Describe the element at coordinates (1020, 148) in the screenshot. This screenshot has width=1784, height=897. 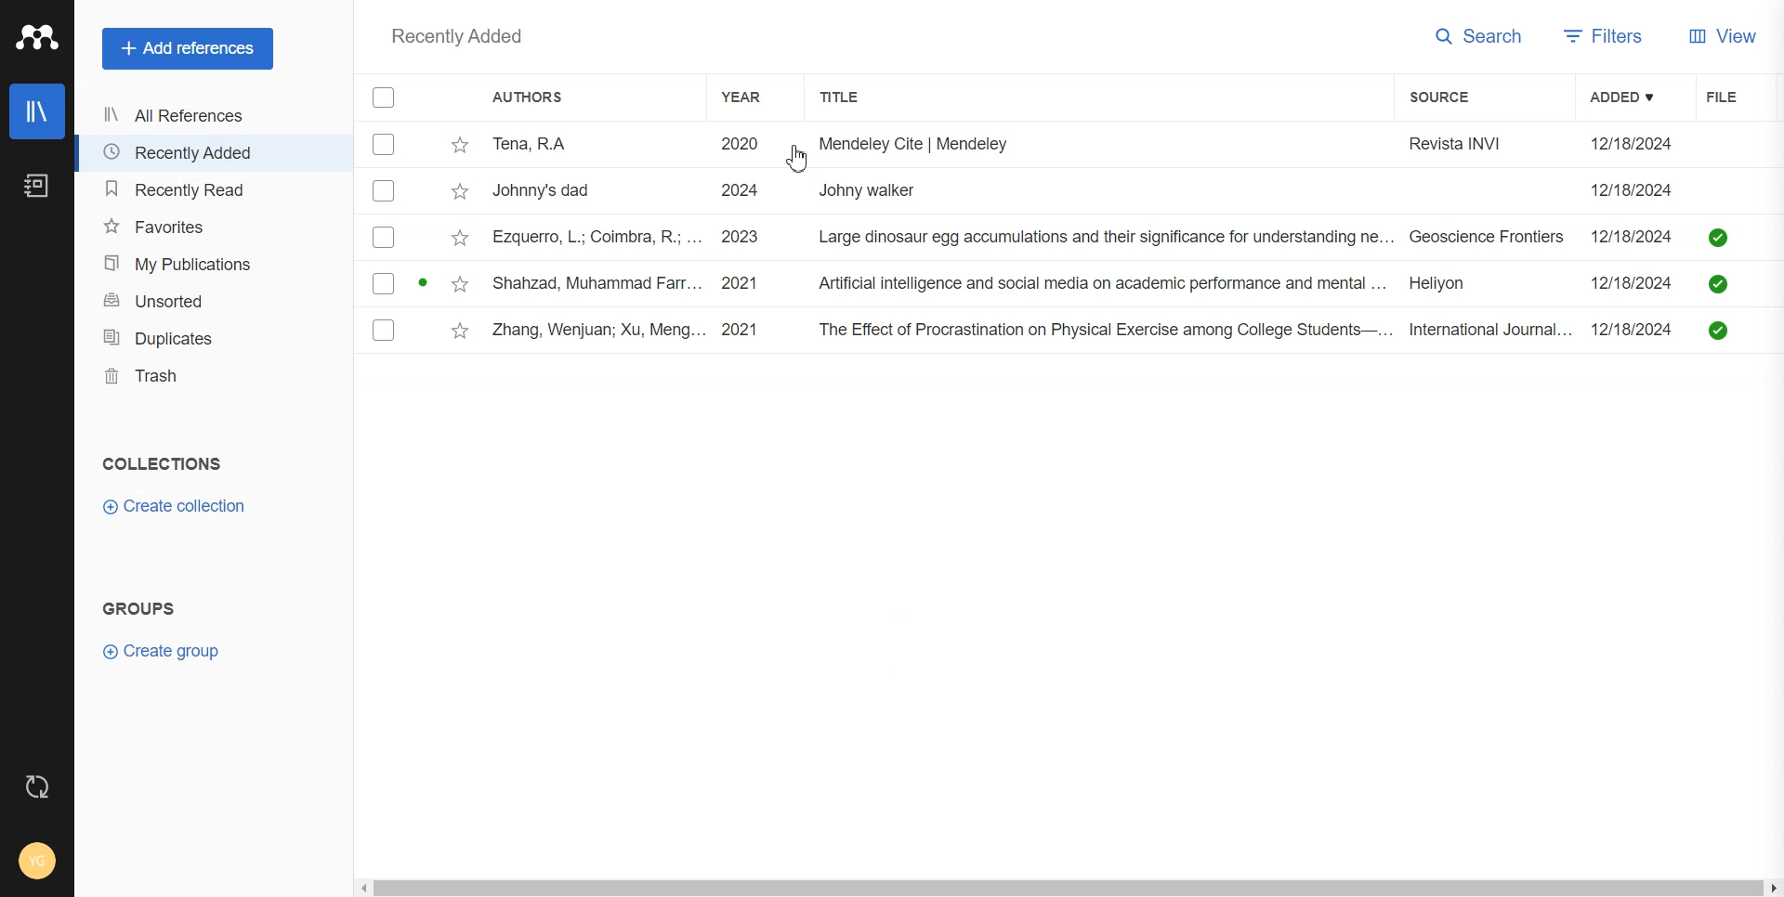
I see `Tena, RA 2020 i. Mendeley Cite | Mendeley Revista INVI` at that location.